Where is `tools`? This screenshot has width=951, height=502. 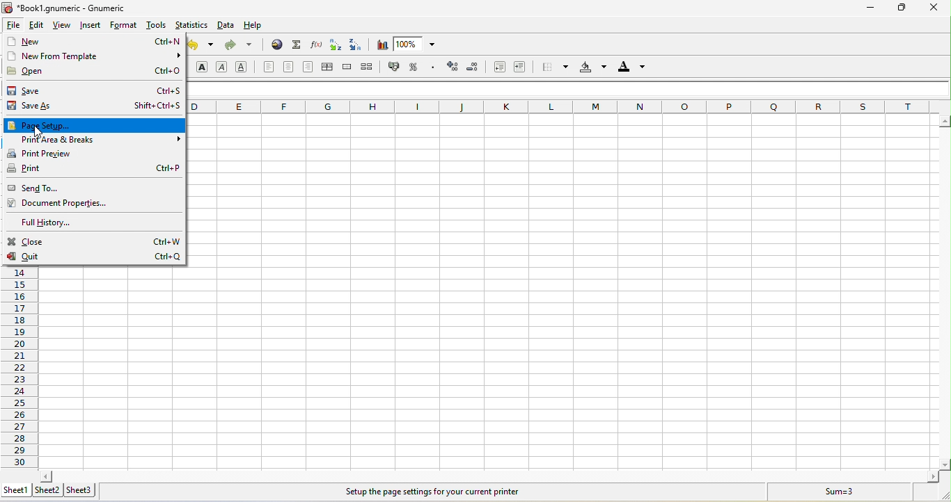
tools is located at coordinates (155, 26).